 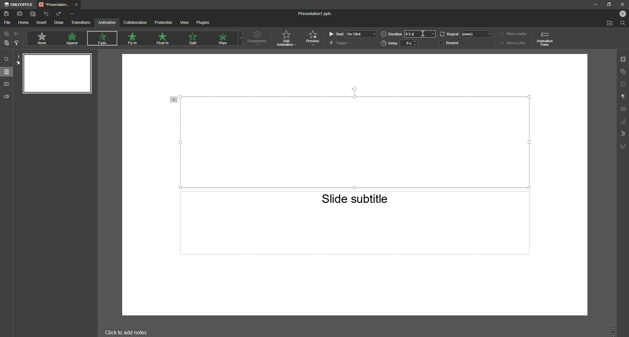 What do you see at coordinates (623, 59) in the screenshot?
I see `Slide settings` at bounding box center [623, 59].